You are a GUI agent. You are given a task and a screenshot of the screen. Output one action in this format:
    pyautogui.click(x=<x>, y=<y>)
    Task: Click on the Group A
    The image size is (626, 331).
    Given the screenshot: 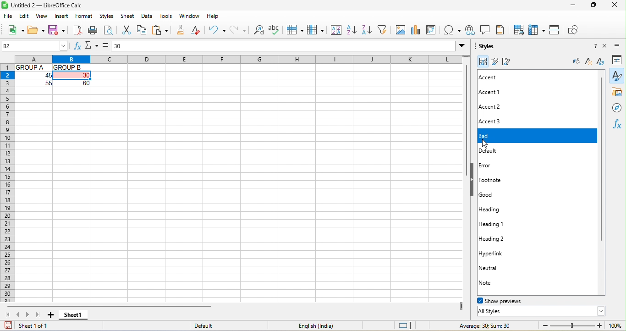 What is the action you would take?
    pyautogui.click(x=32, y=67)
    